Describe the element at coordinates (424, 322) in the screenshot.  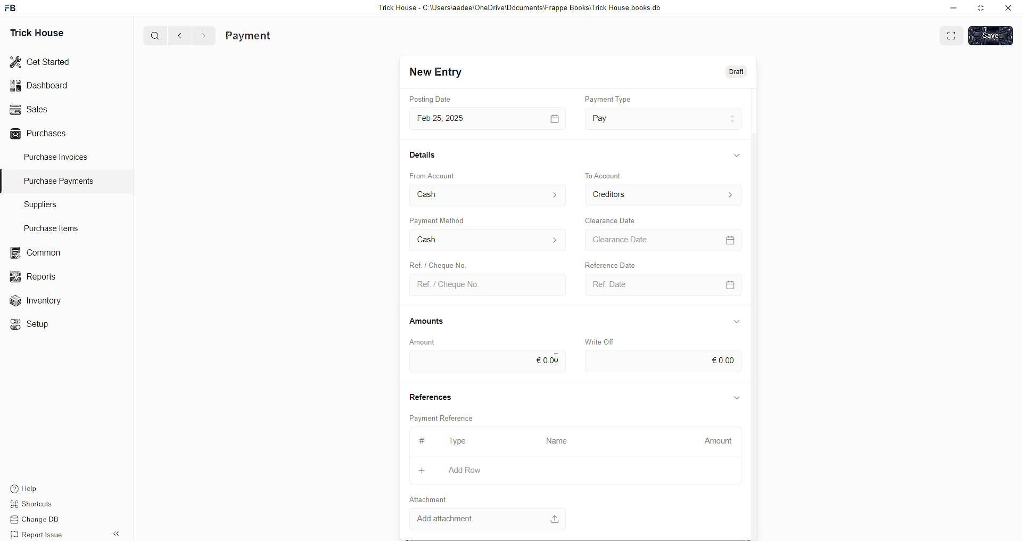
I see `Amounts` at that location.